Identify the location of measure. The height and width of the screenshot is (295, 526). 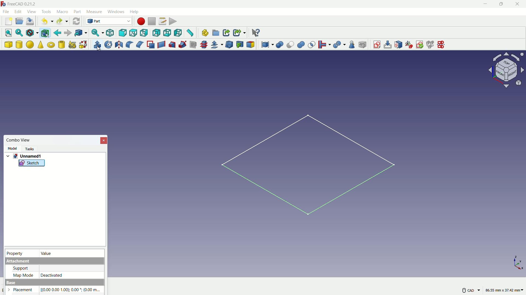
(191, 33).